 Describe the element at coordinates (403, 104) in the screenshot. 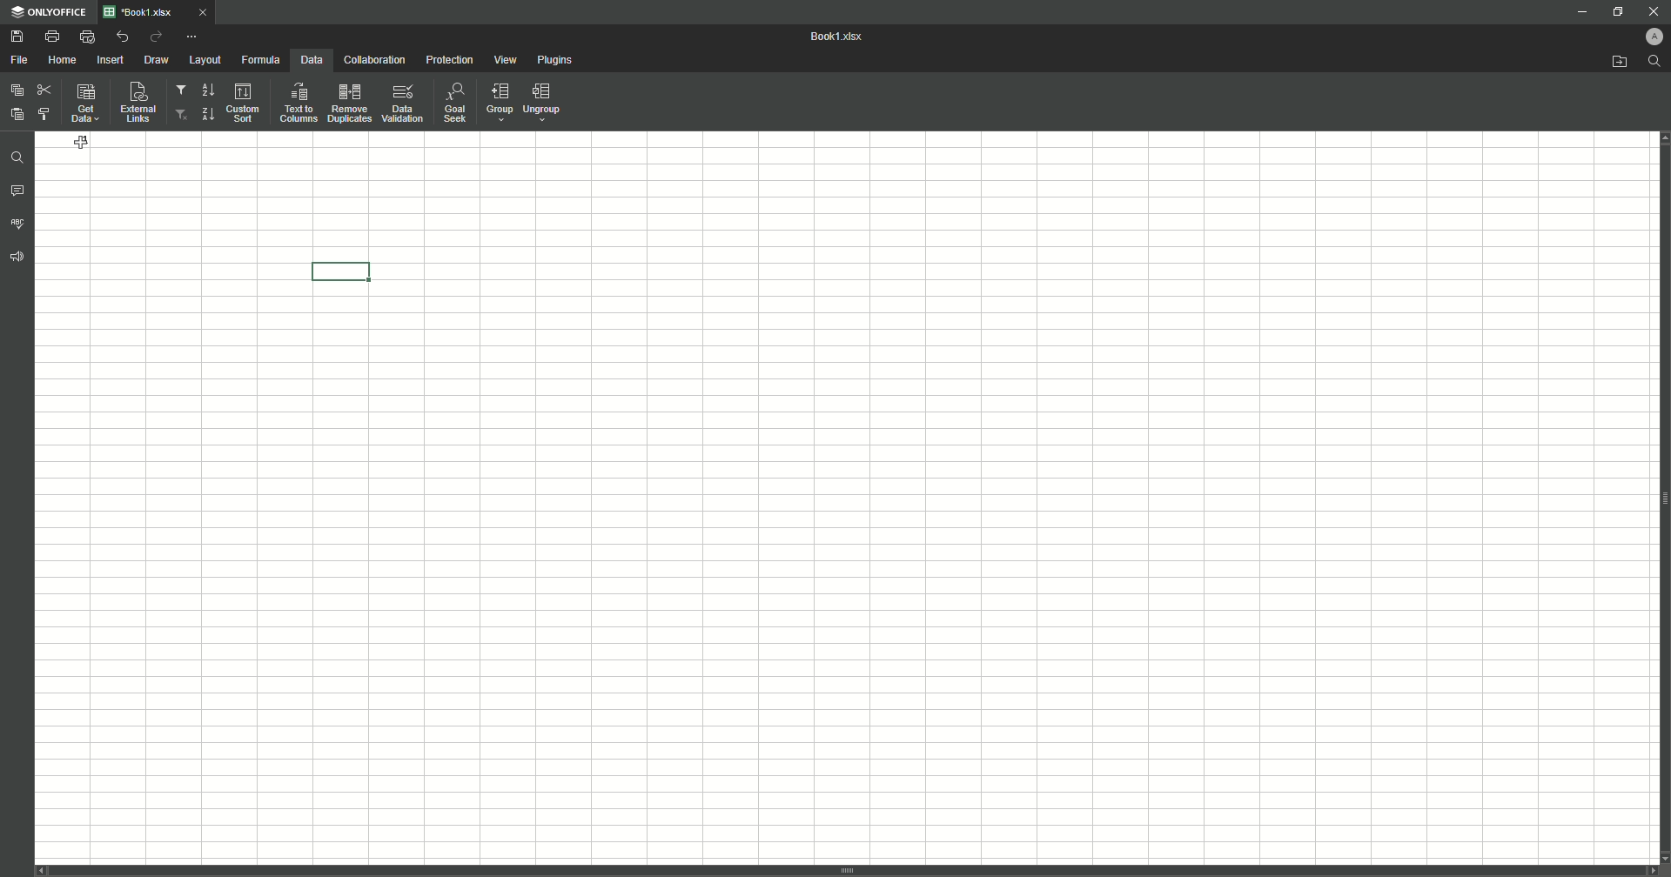

I see `Data Validation` at that location.